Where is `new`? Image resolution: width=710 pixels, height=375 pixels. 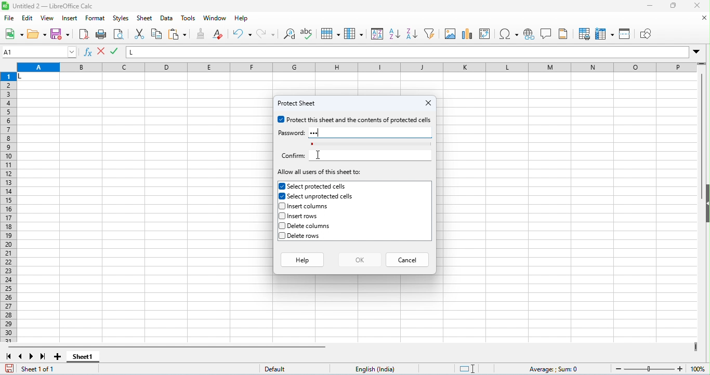 new is located at coordinates (14, 35).